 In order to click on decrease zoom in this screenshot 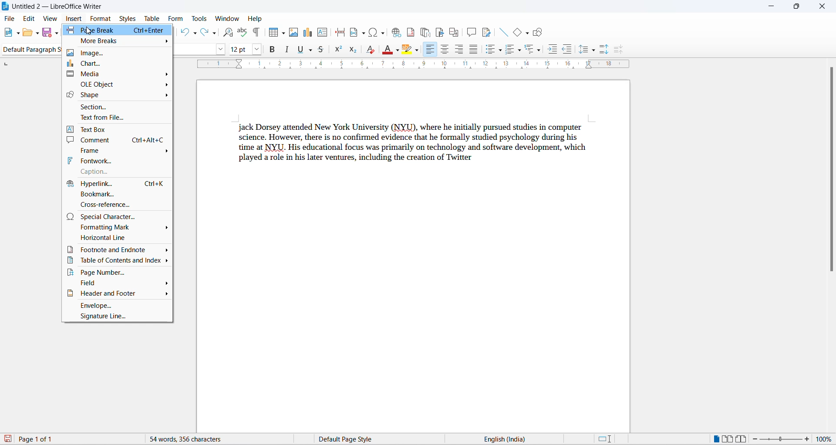, I will do `click(758, 439)`.